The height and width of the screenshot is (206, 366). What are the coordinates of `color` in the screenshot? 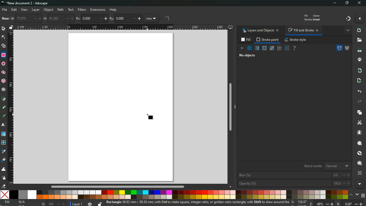 It's located at (174, 194).